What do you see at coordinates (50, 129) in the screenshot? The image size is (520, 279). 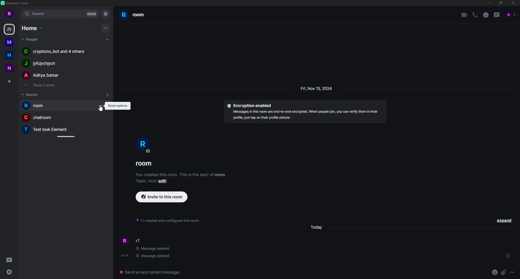 I see `T Test task Element` at bounding box center [50, 129].